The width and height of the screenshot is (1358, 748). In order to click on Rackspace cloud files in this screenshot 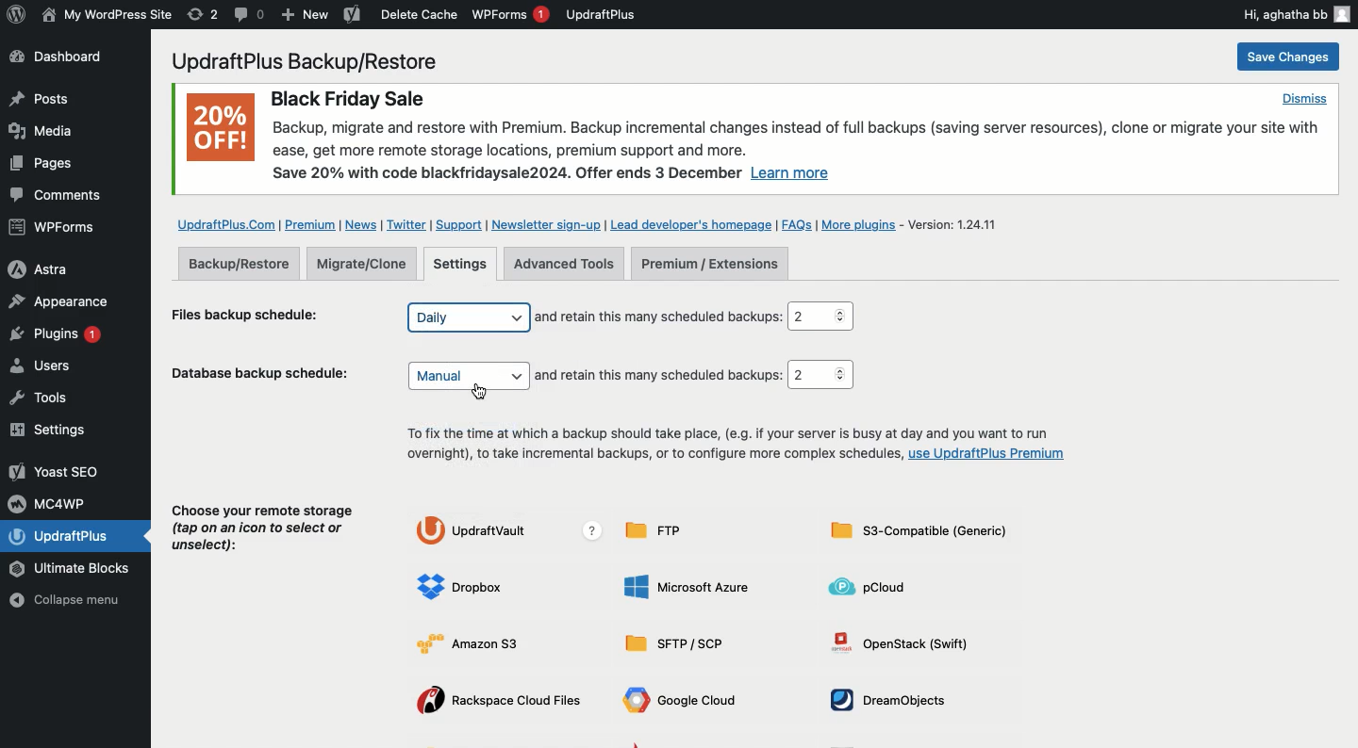, I will do `click(504, 702)`.